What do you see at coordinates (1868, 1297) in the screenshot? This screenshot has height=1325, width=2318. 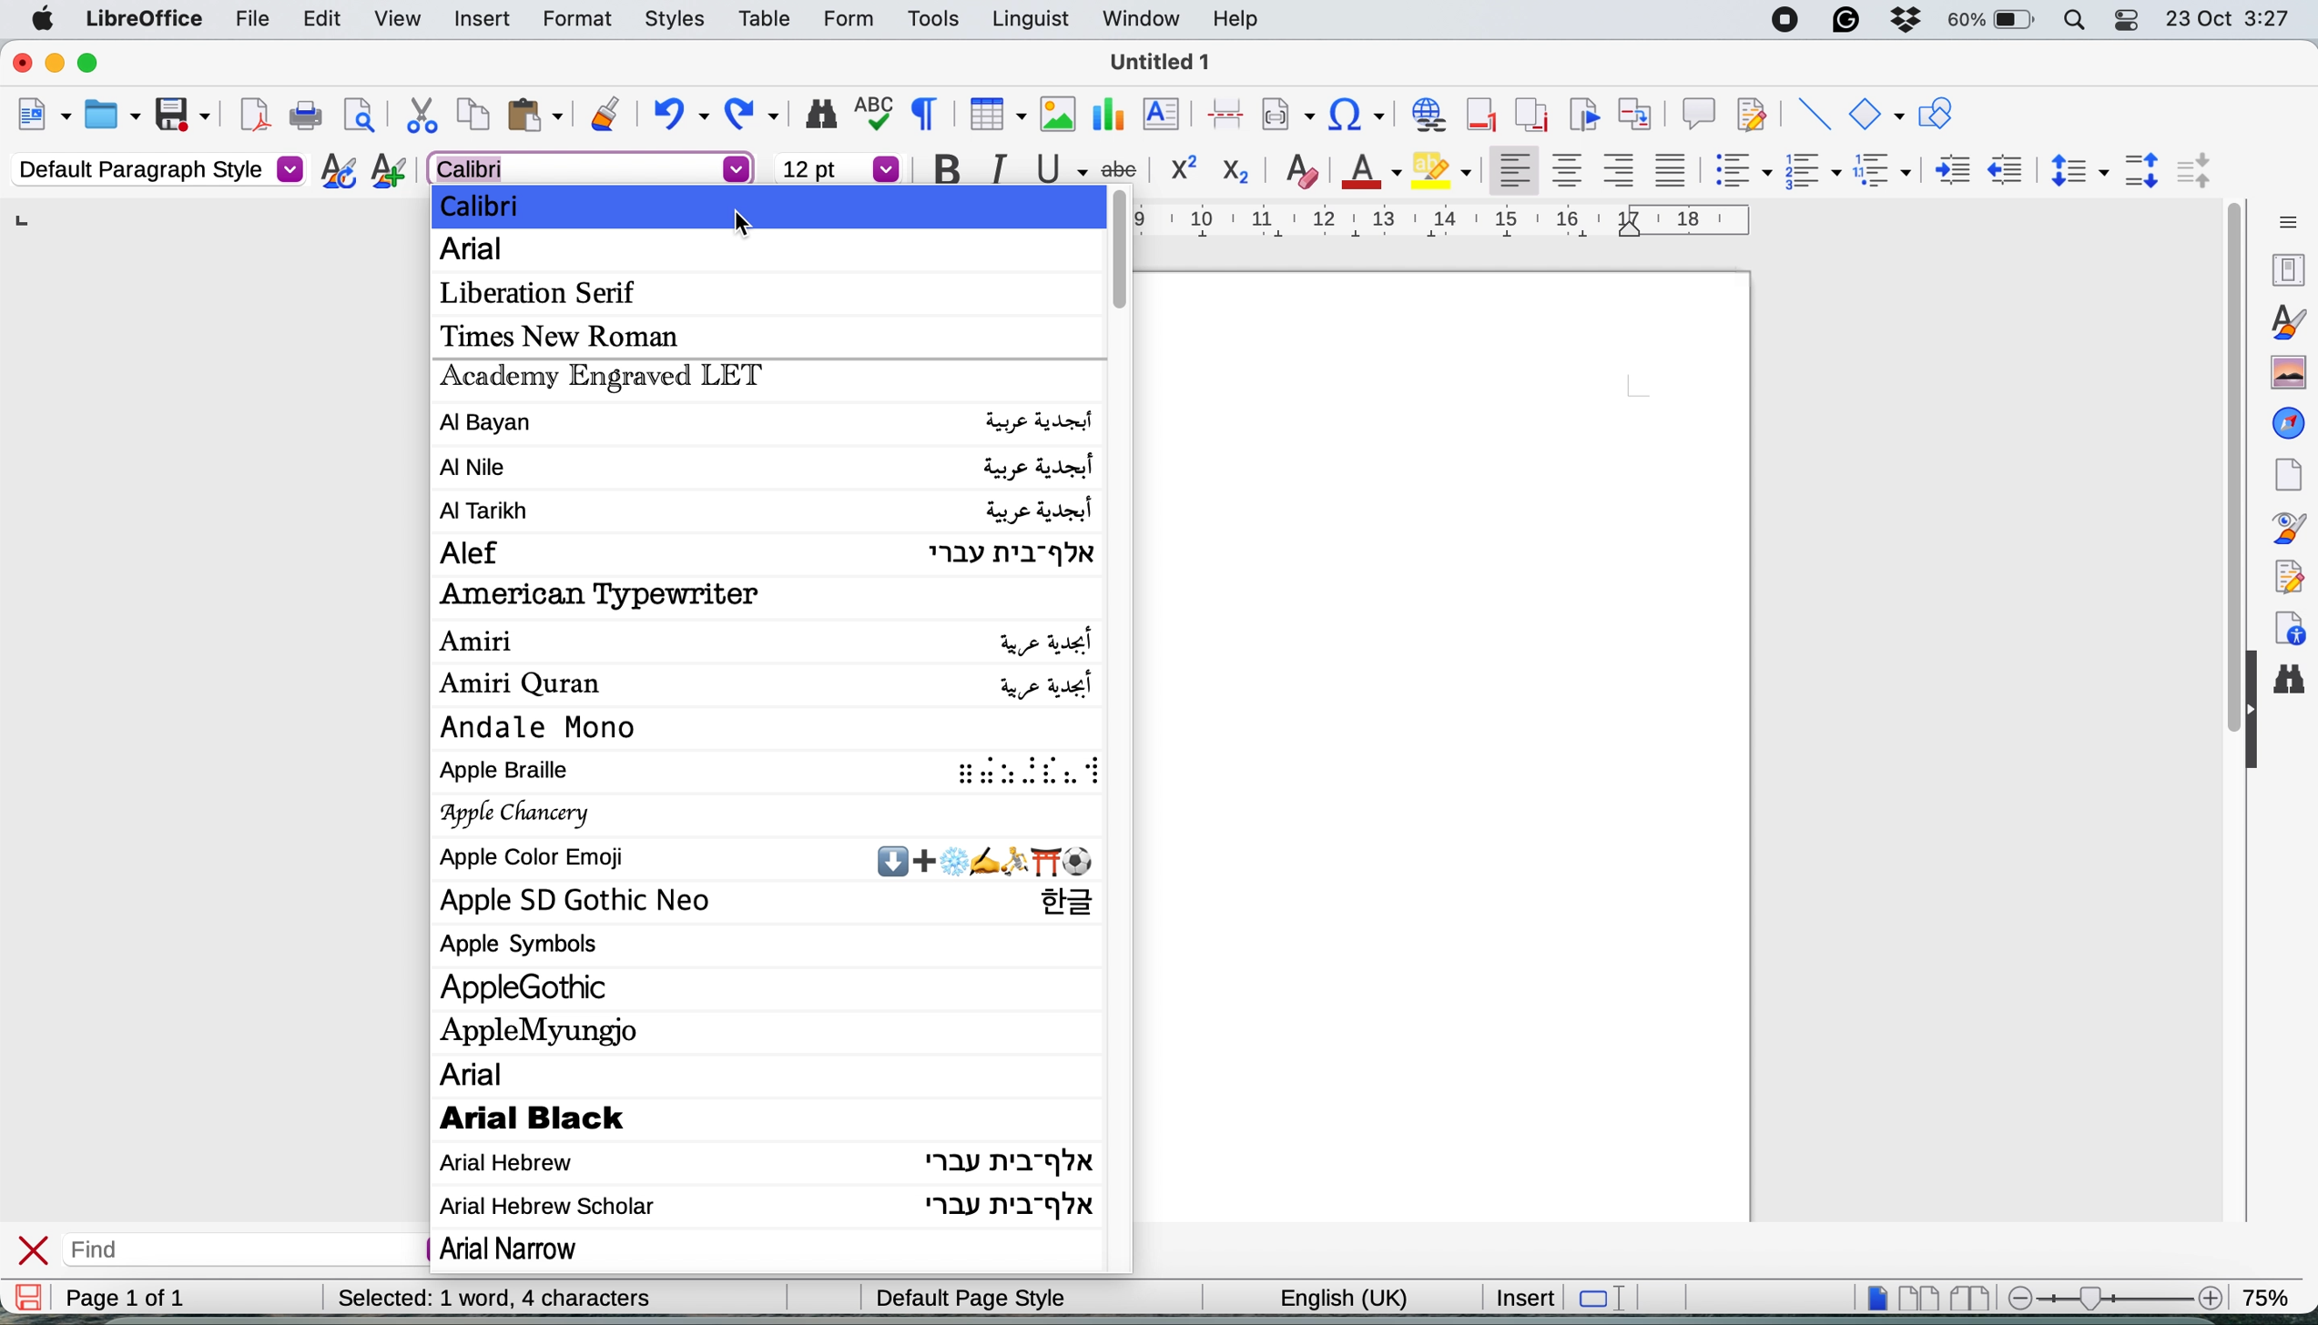 I see `single page view` at bounding box center [1868, 1297].